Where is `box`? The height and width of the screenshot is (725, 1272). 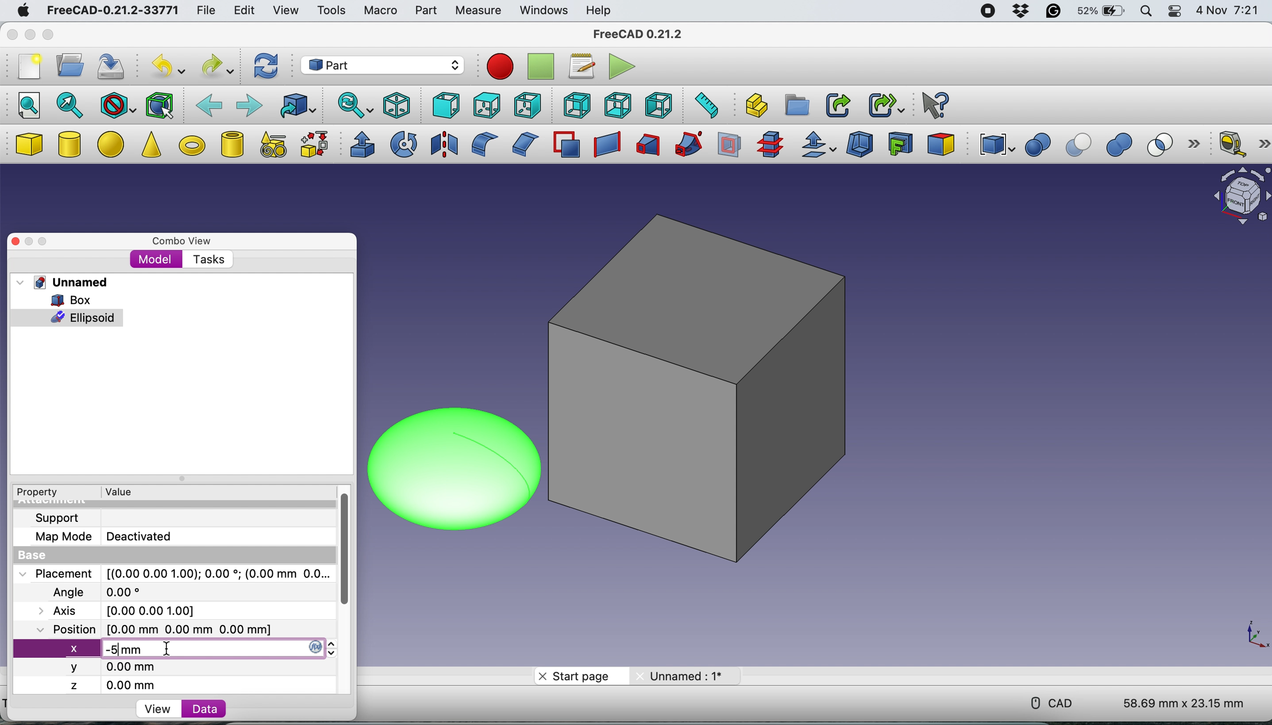 box is located at coordinates (68, 299).